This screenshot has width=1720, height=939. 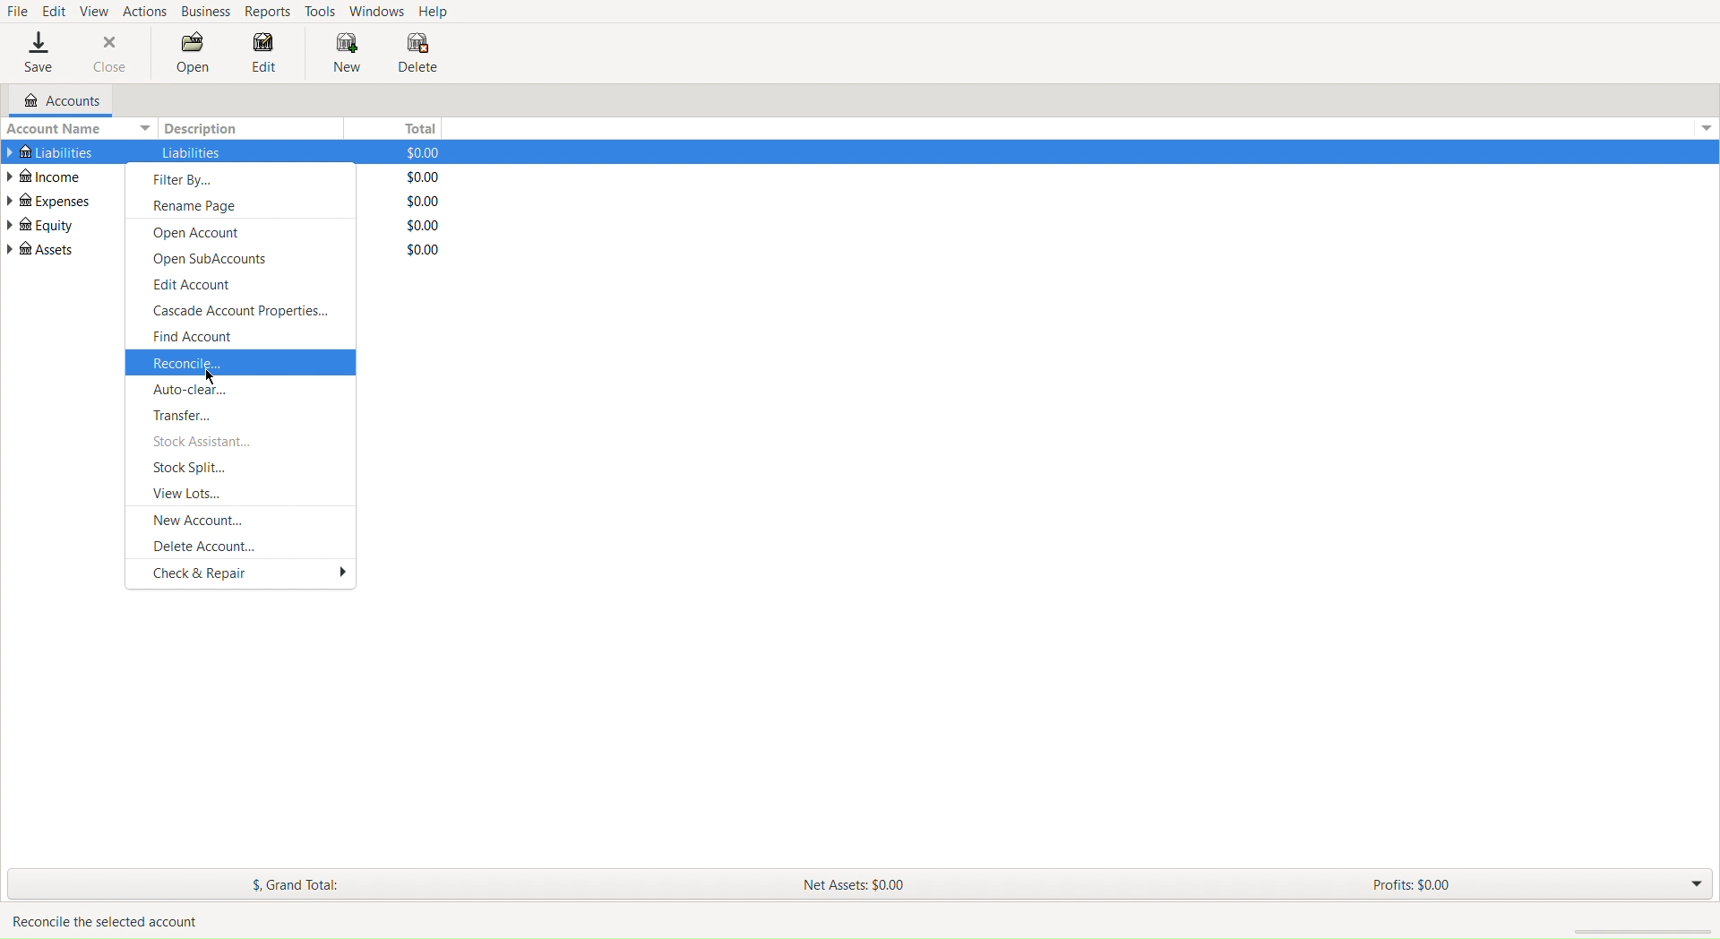 What do you see at coordinates (43, 250) in the screenshot?
I see `Assets` at bounding box center [43, 250].